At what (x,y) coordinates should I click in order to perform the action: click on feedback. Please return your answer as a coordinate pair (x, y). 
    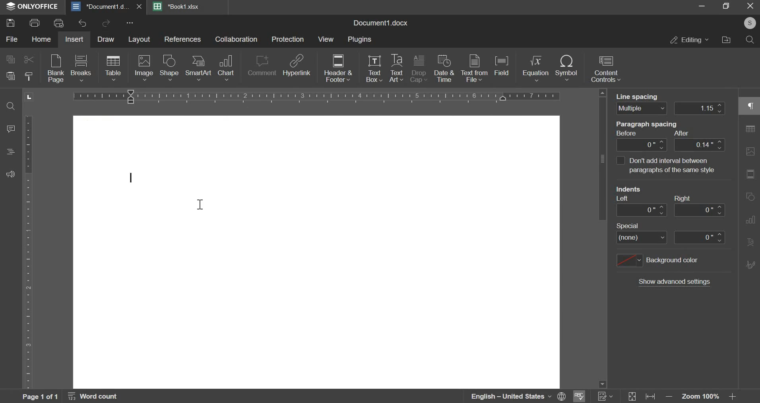
    Looking at the image, I should click on (10, 175).